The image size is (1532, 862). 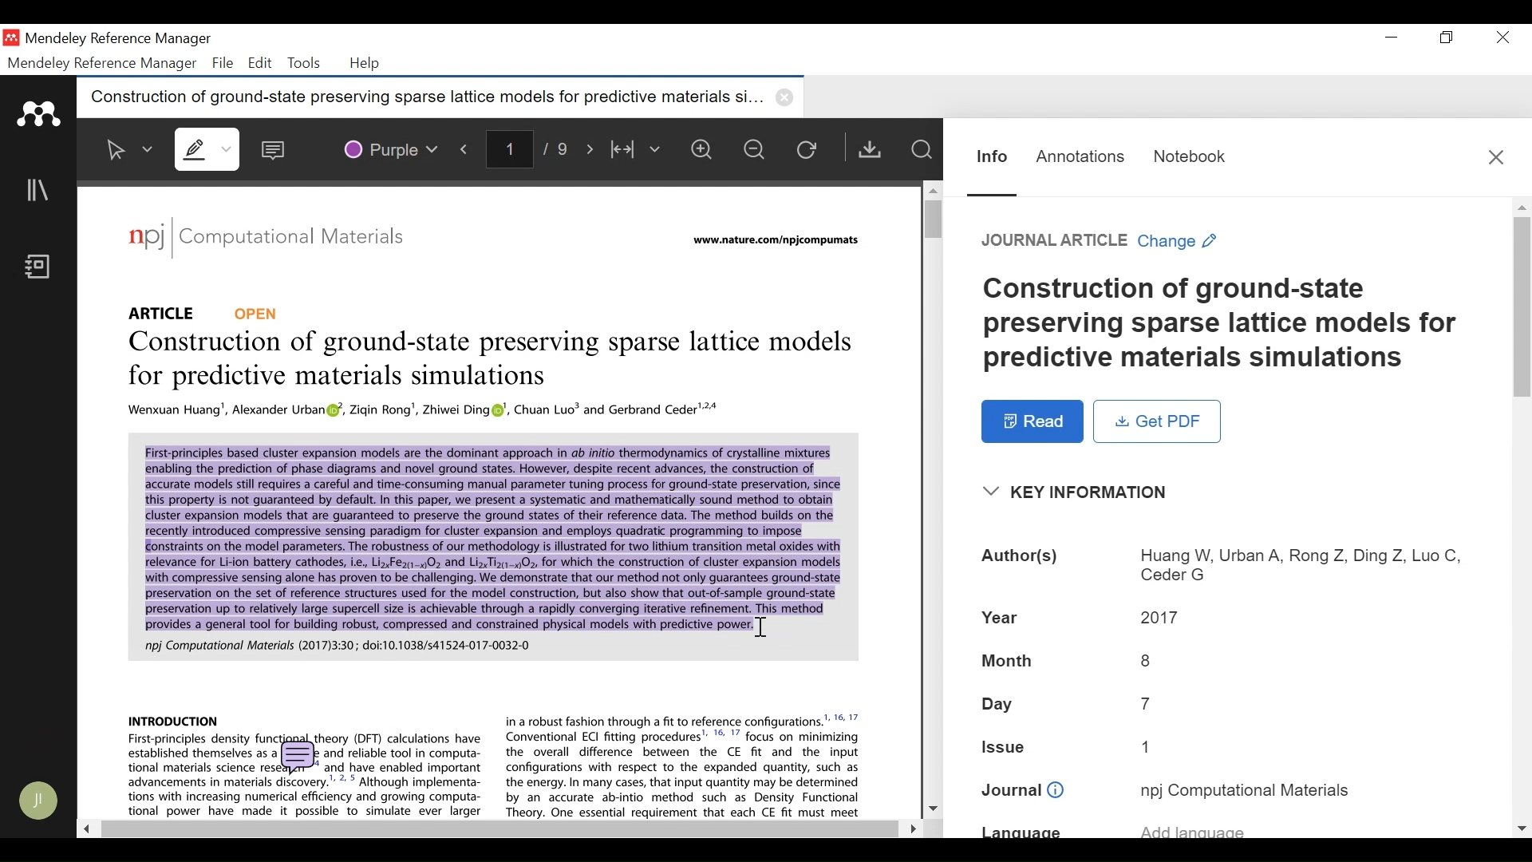 What do you see at coordinates (1033, 421) in the screenshot?
I see `Read` at bounding box center [1033, 421].